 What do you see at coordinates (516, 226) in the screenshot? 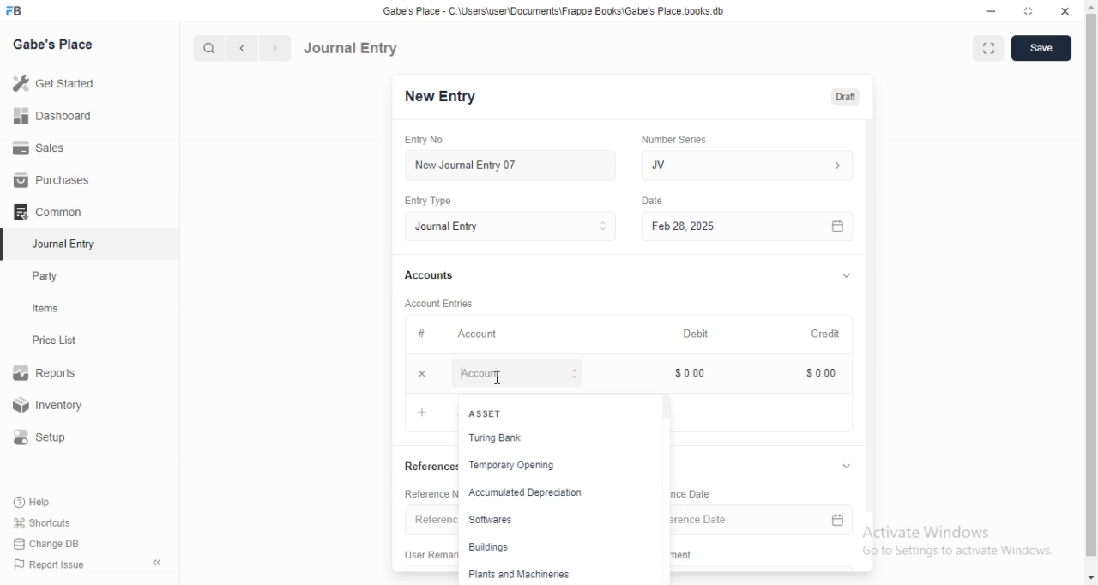
I see `Entry Type` at bounding box center [516, 226].